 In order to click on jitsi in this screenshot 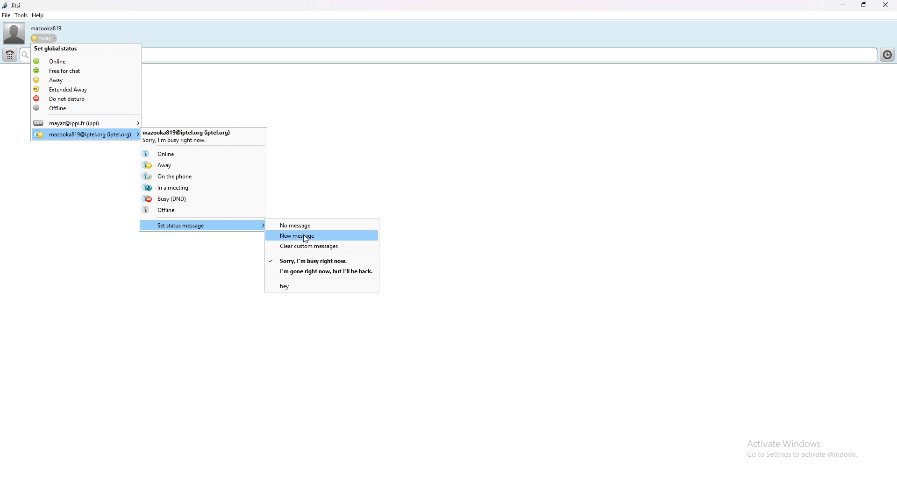, I will do `click(12, 6)`.